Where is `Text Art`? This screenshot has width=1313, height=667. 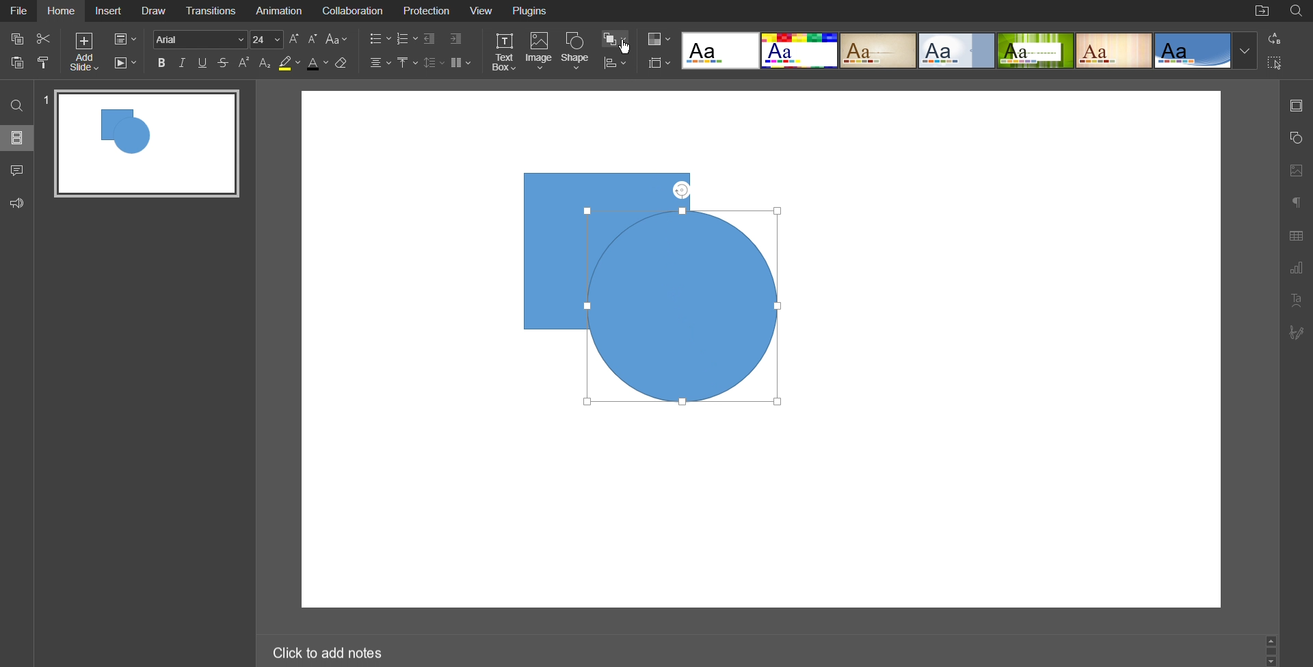
Text Art is located at coordinates (1296, 301).